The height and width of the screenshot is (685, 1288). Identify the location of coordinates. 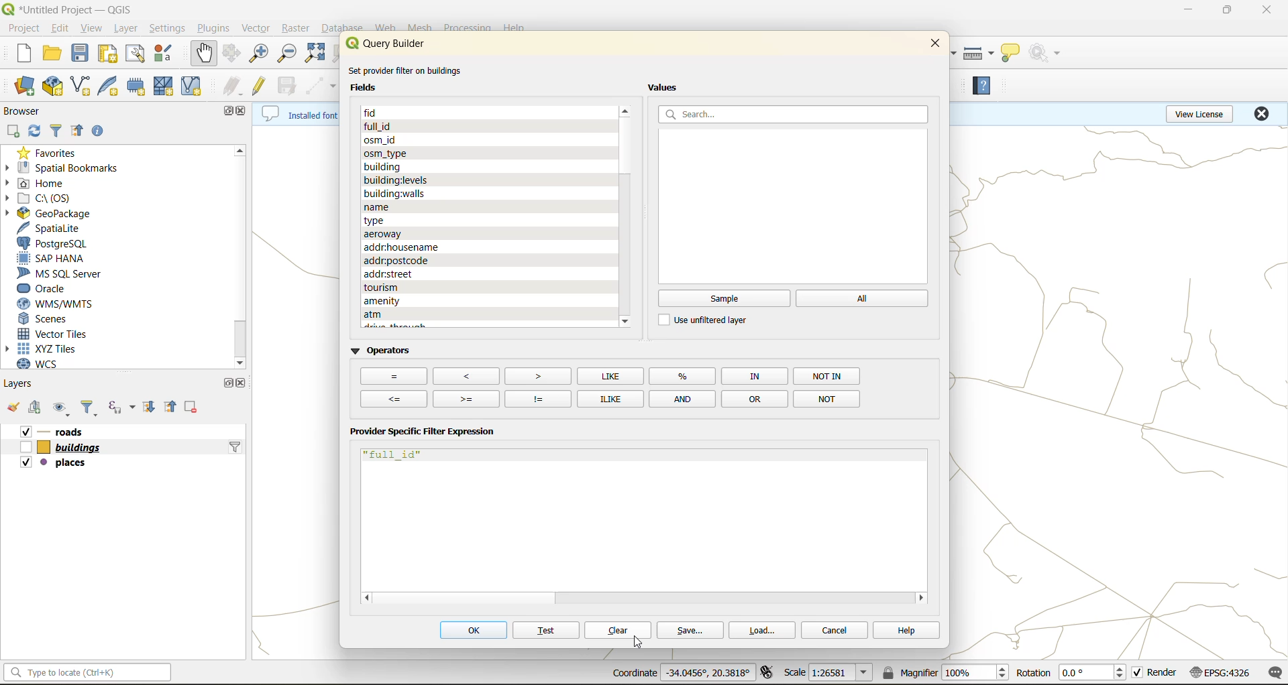
(678, 672).